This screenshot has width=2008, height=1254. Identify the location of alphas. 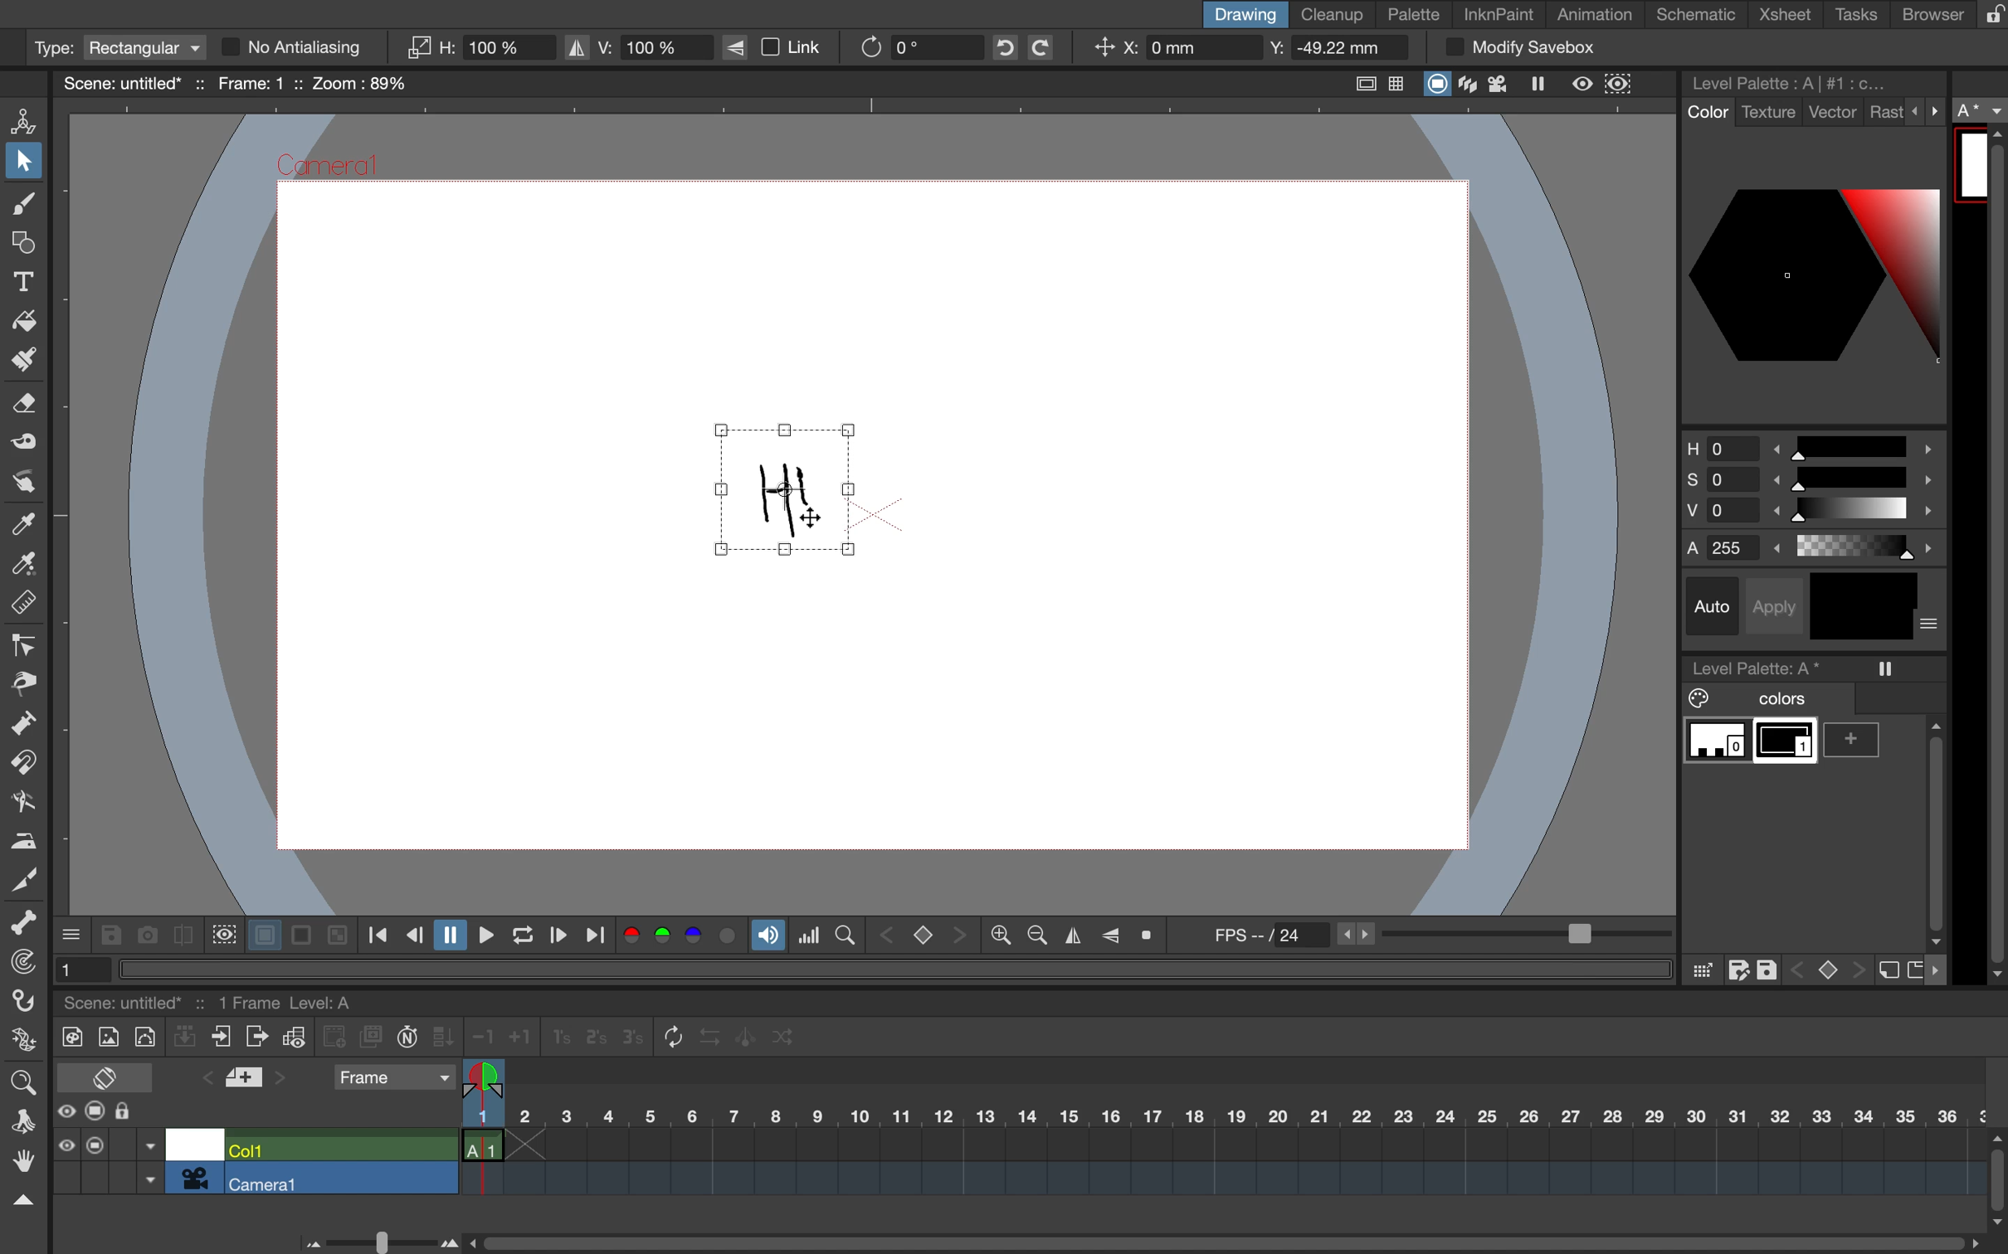
(1815, 547).